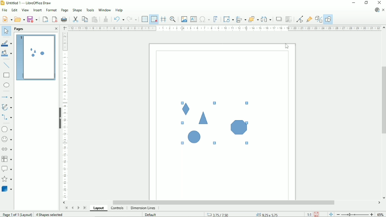 Image resolution: width=386 pixels, height=217 pixels. I want to click on Hide, so click(59, 116).